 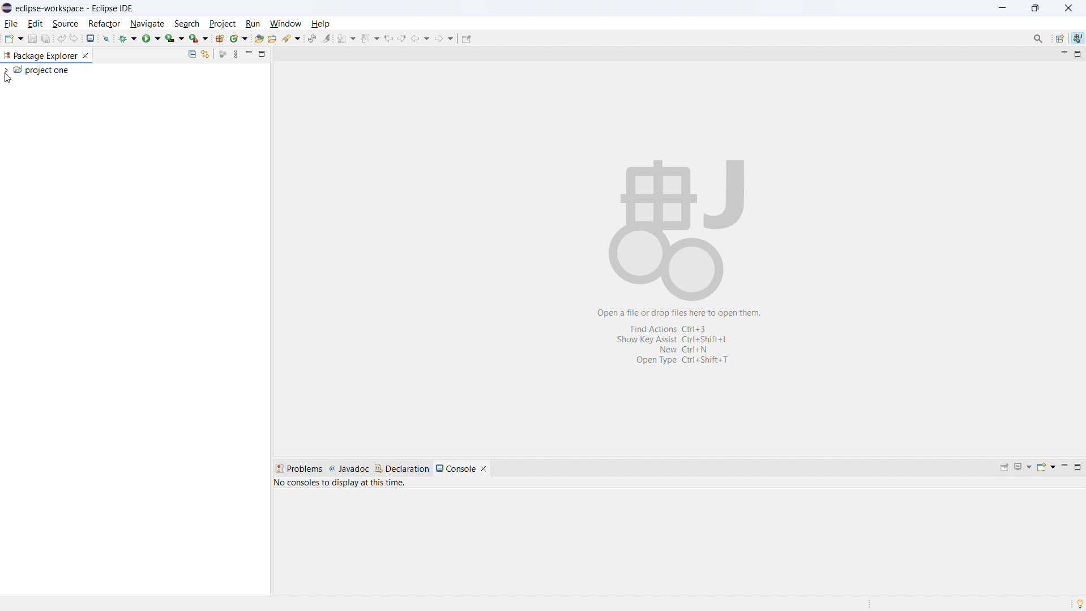 I want to click on javadoc, so click(x=350, y=468).